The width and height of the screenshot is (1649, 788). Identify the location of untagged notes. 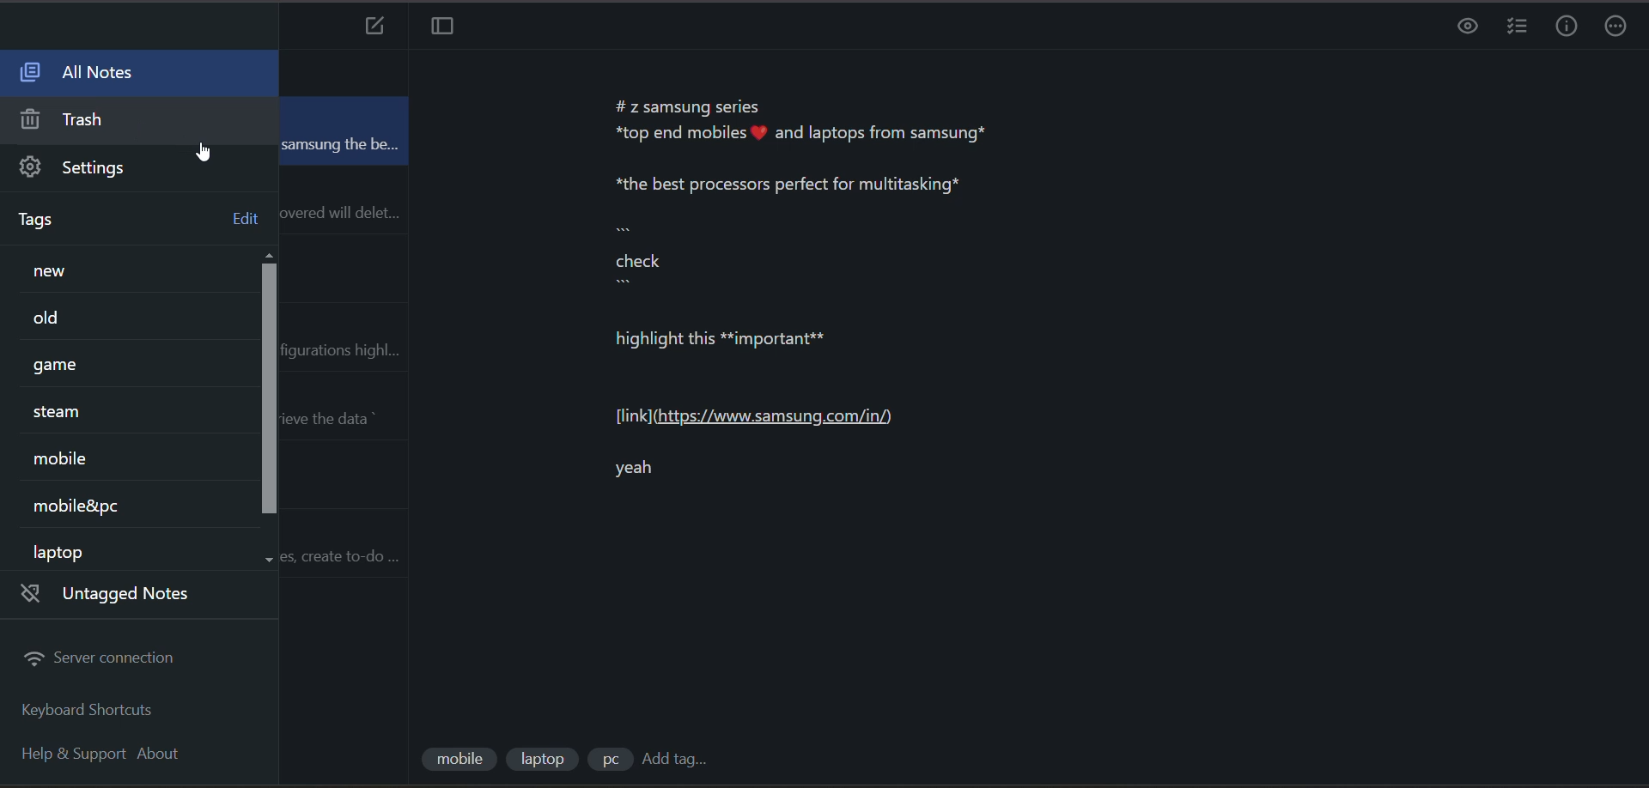
(122, 597).